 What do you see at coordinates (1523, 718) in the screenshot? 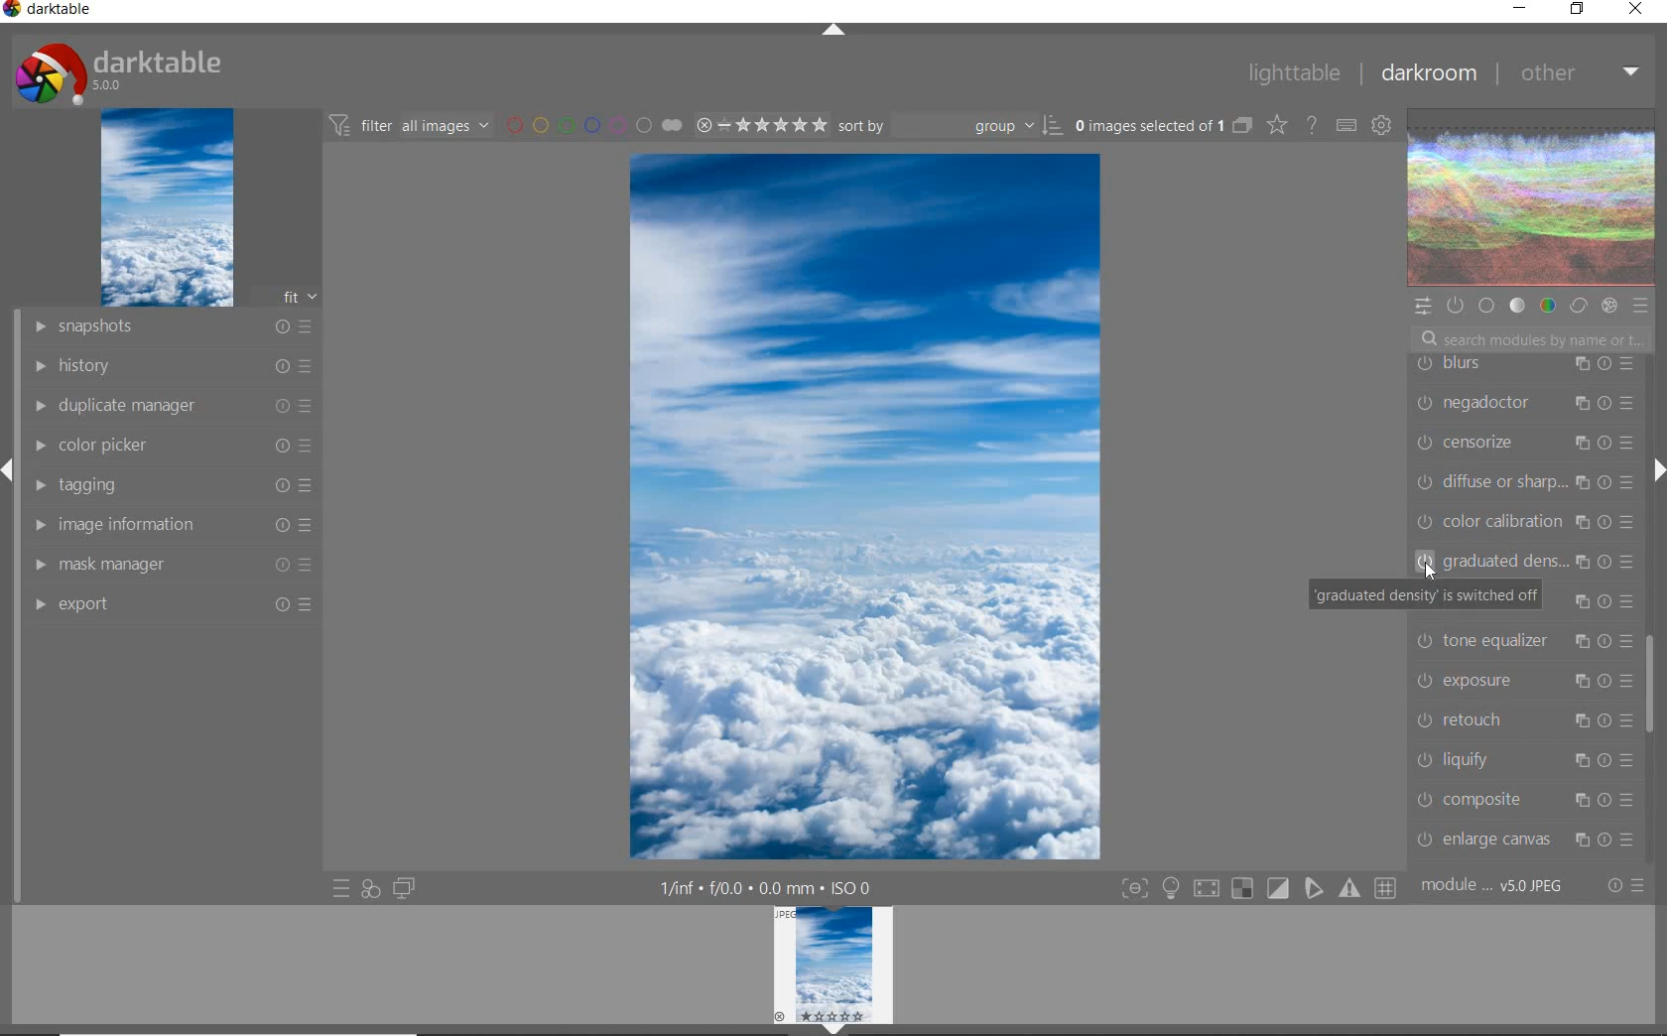
I see `retouch` at bounding box center [1523, 718].